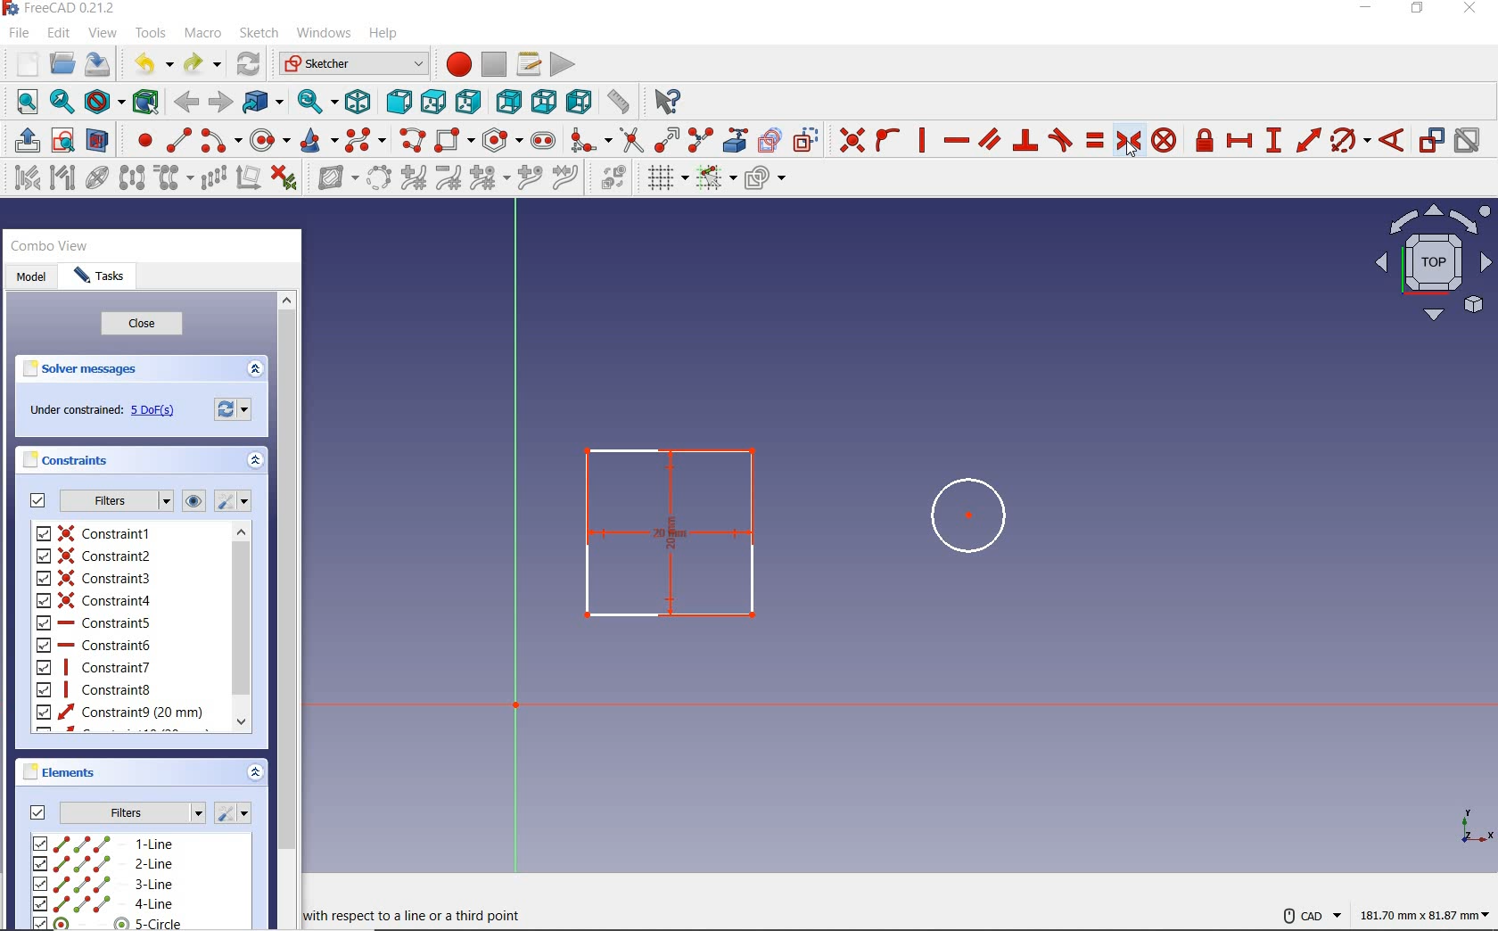 The image size is (1498, 931). I want to click on constrain tangent, so click(1060, 140).